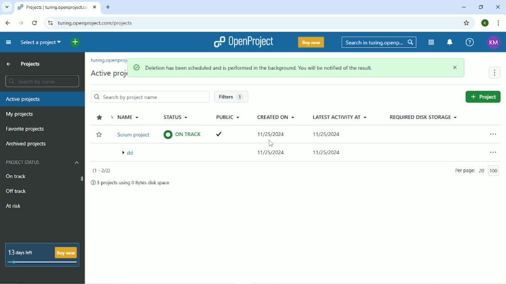 This screenshot has width=506, height=284. What do you see at coordinates (41, 81) in the screenshot?
I see `Search by name` at bounding box center [41, 81].